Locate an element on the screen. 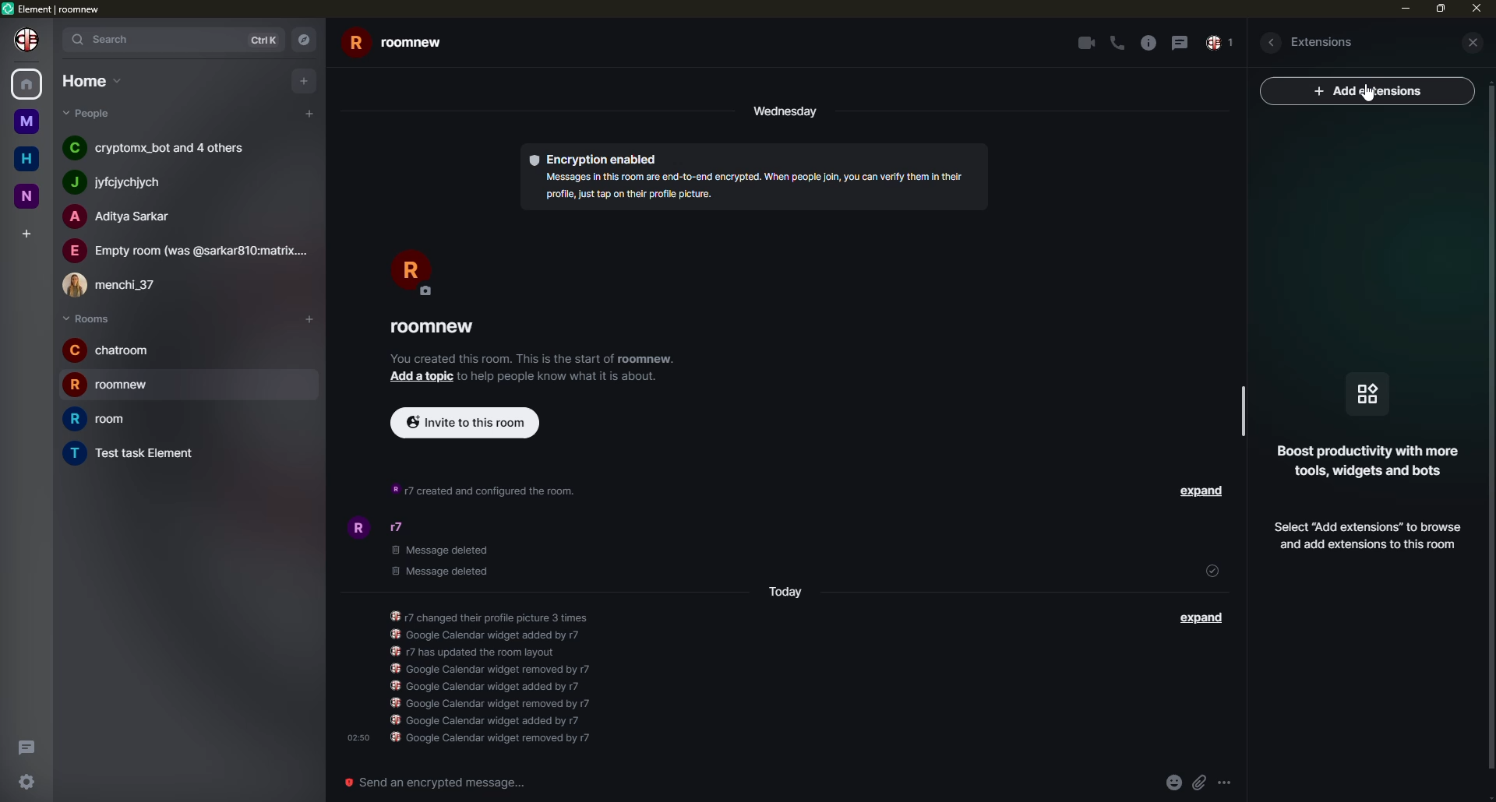 This screenshot has height=802, width=1496. day is located at coordinates (797, 595).